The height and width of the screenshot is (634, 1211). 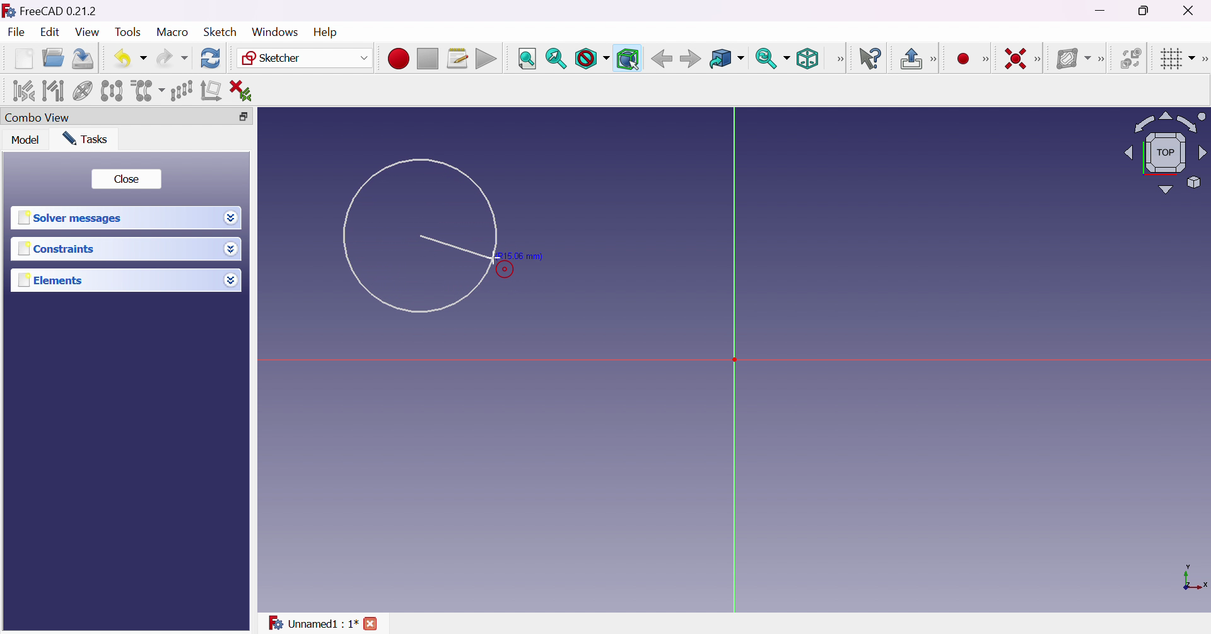 What do you see at coordinates (69, 218) in the screenshot?
I see `Solver messages` at bounding box center [69, 218].